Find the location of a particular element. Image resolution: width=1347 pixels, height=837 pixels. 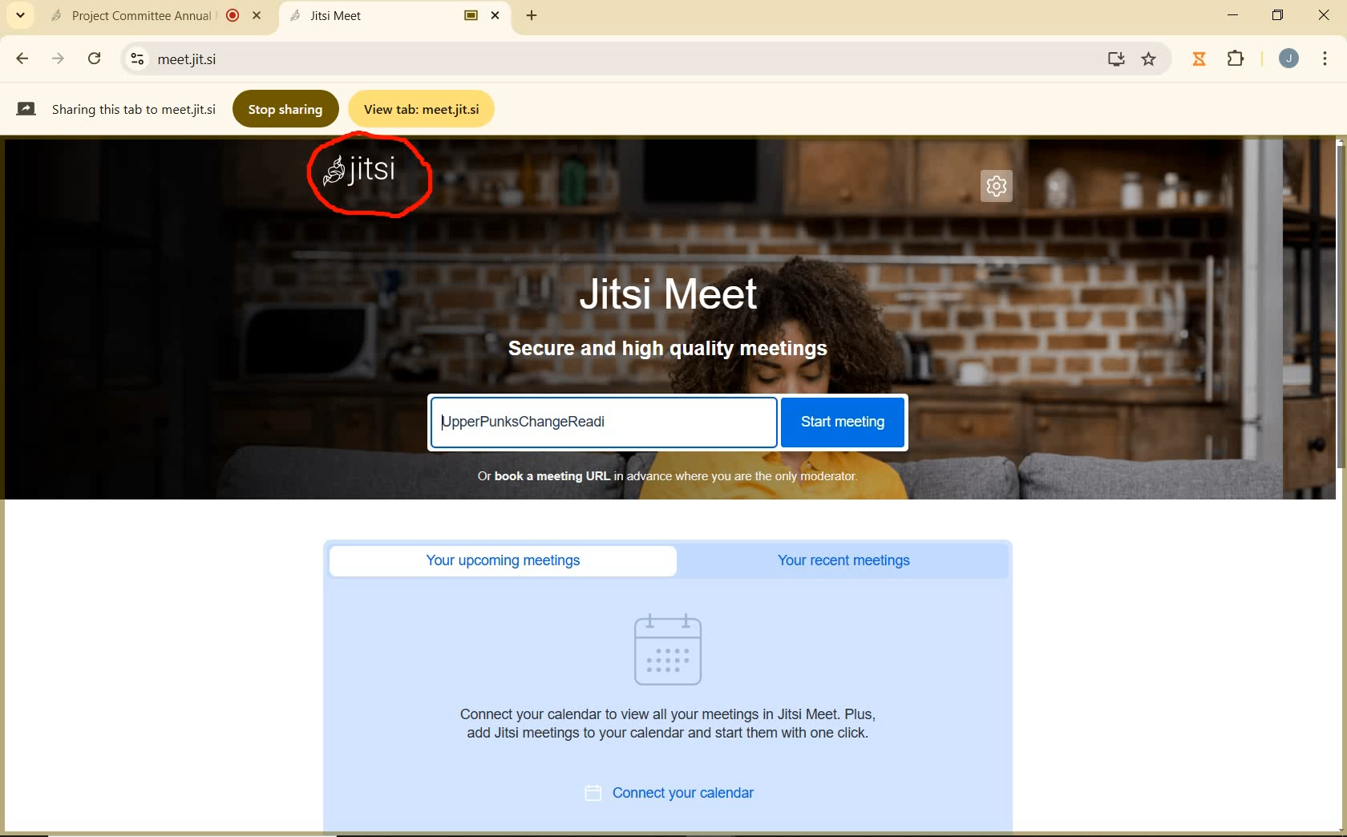

Connect your calendar to view all your meetings in Jitsi Meet. Plus,
add Jitsi meetings to your calendar and start them with one click. is located at coordinates (673, 723).